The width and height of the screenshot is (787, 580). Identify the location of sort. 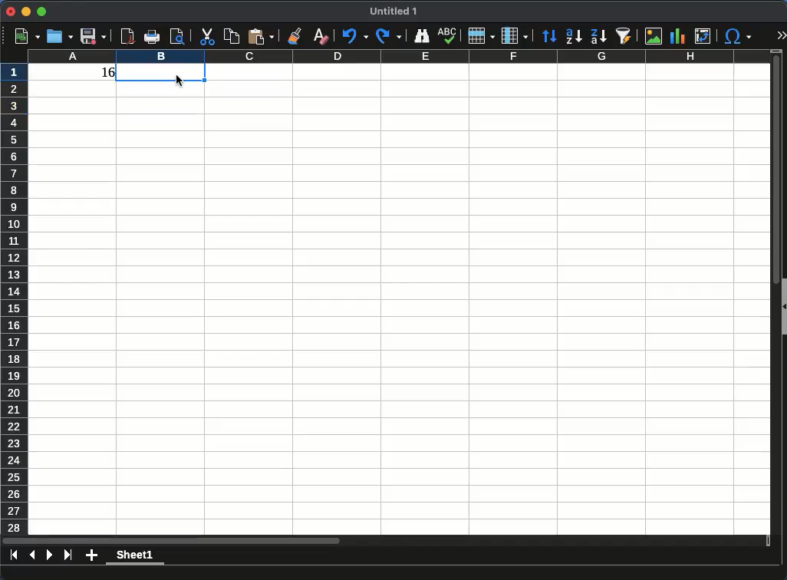
(549, 36).